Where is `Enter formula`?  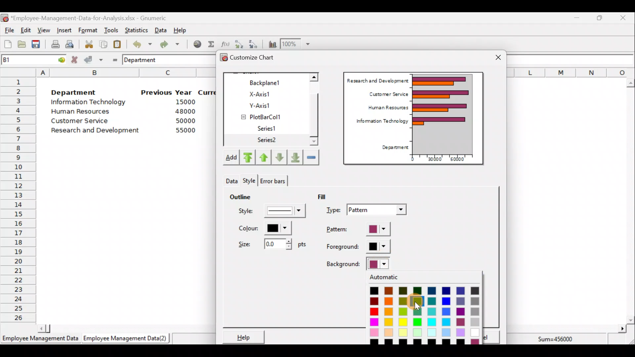
Enter formula is located at coordinates (113, 59).